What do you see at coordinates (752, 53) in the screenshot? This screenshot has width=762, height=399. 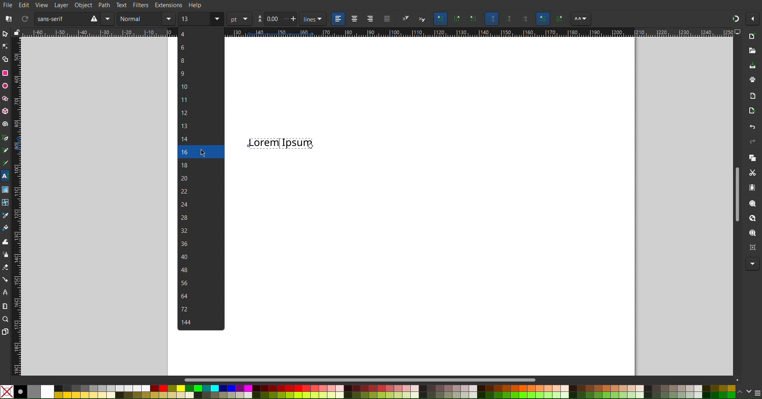 I see `Open` at bounding box center [752, 53].